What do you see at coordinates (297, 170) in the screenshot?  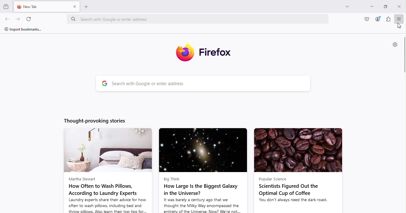 I see `news article from popular science` at bounding box center [297, 170].